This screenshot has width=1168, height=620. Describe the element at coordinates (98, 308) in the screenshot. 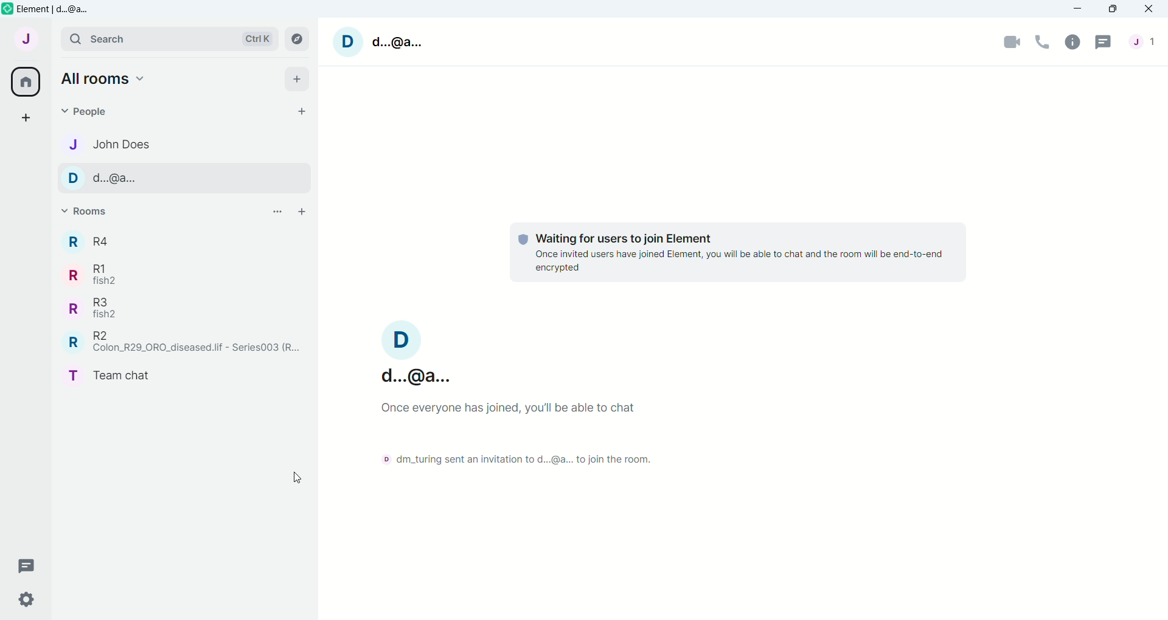

I see `R R3 fish2` at that location.